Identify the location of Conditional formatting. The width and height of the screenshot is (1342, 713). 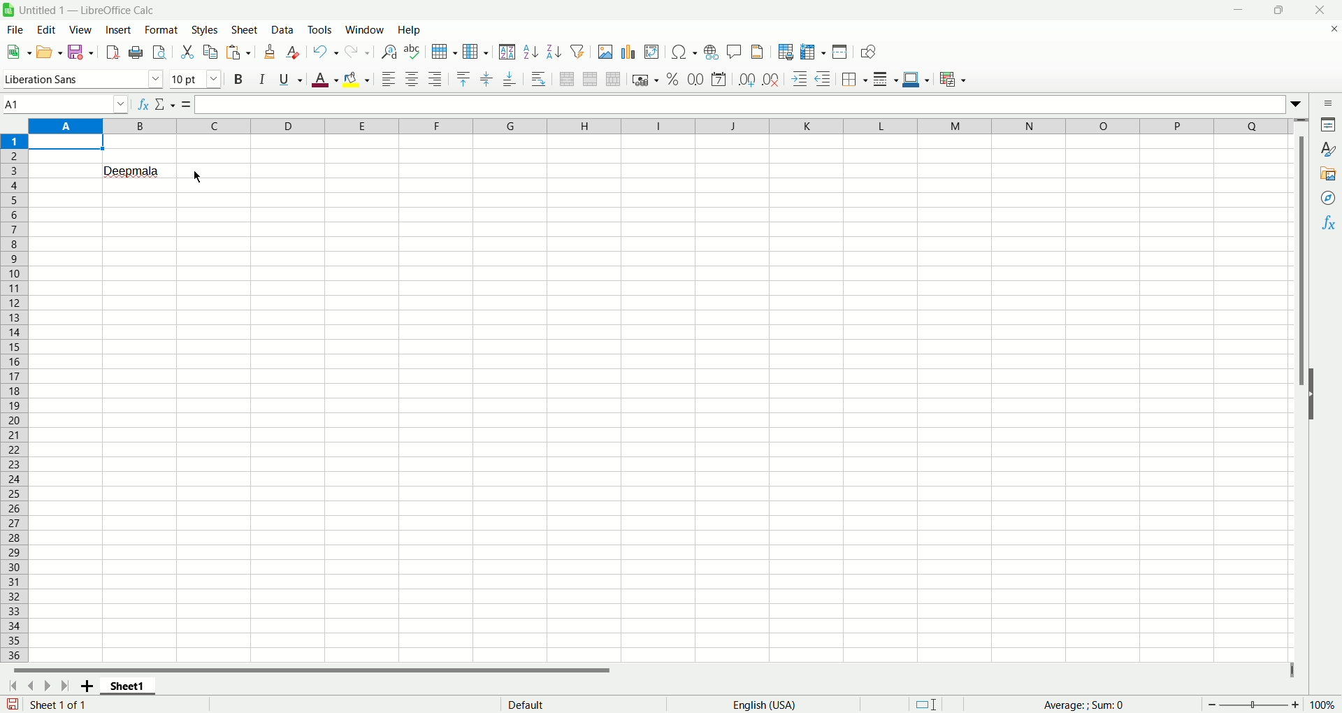
(953, 80).